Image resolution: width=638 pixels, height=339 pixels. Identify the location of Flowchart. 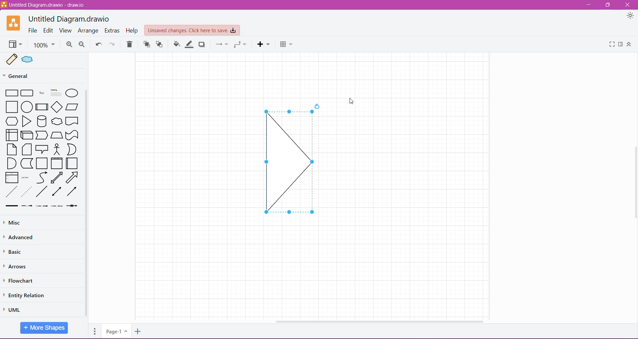
(19, 281).